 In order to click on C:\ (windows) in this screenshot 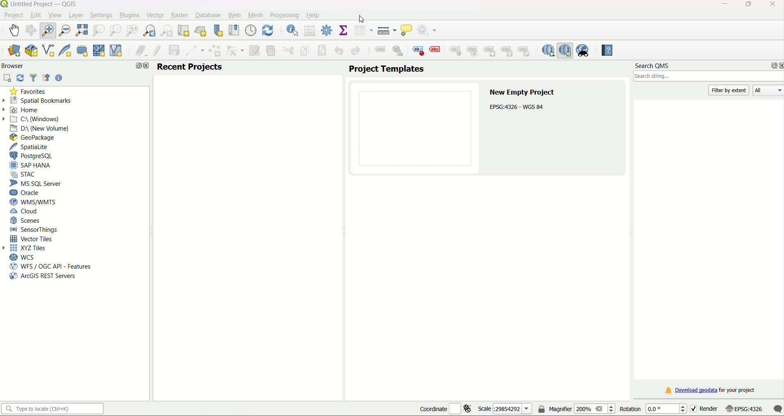, I will do `click(36, 119)`.